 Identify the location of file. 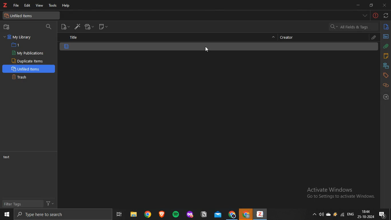
(79, 46).